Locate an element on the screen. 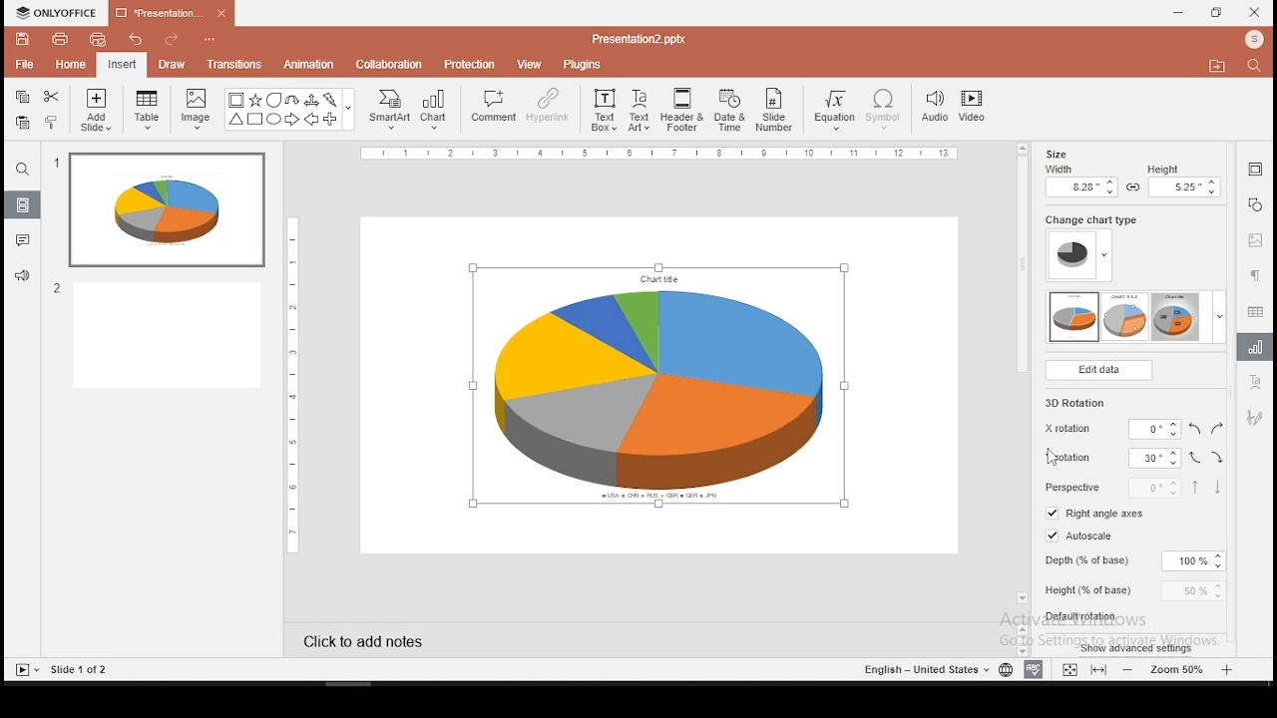 This screenshot has height=718, width=1277. more options is located at coordinates (209, 37).